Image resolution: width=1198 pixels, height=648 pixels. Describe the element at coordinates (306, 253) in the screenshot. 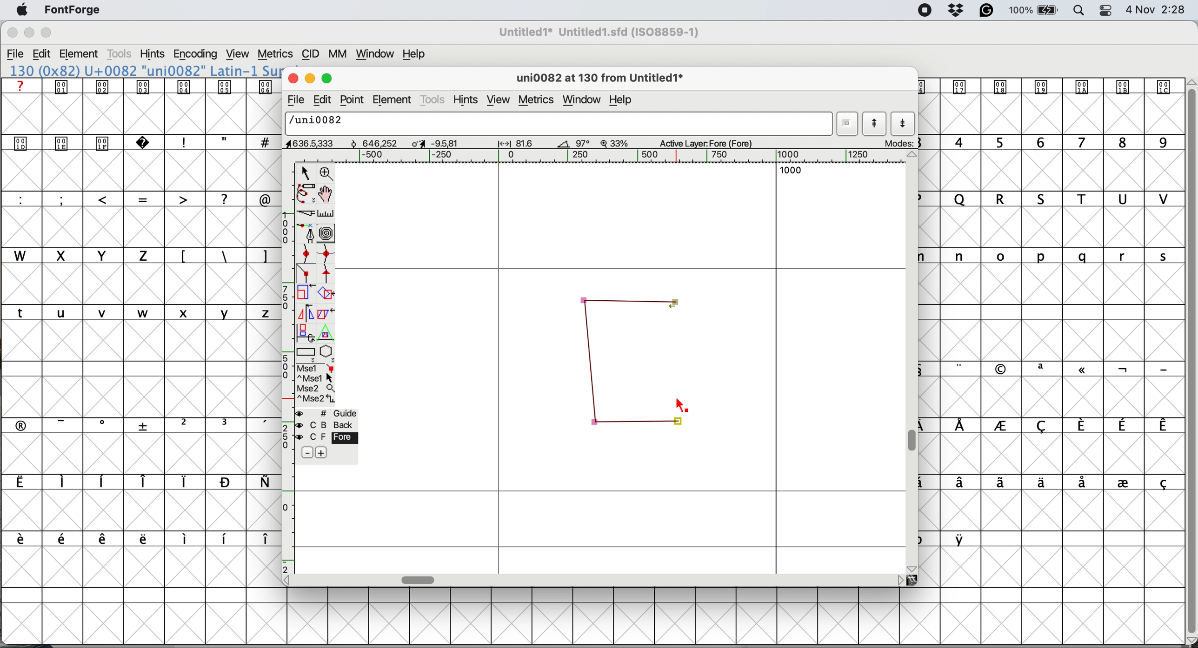

I see `add a curve point` at that location.